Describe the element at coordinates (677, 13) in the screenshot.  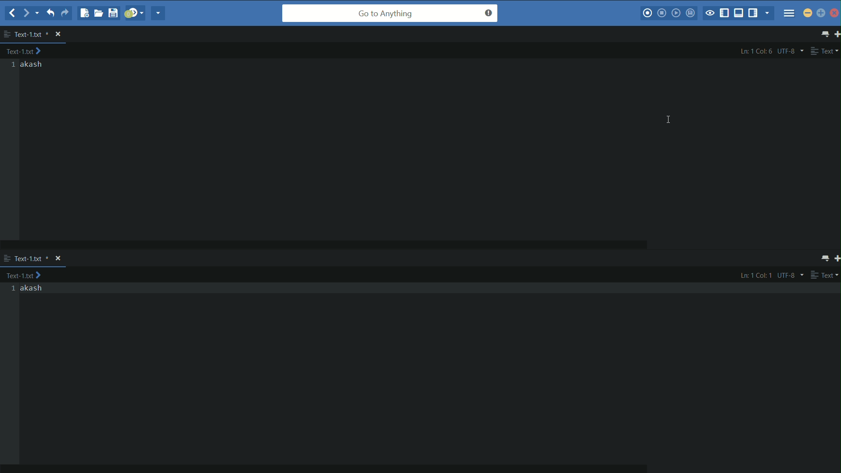
I see `play last macro` at that location.